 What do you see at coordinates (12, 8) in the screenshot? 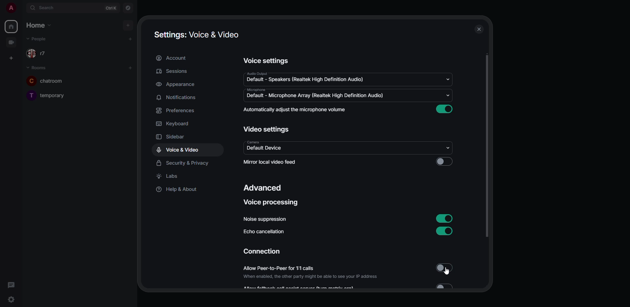
I see `profile` at bounding box center [12, 8].